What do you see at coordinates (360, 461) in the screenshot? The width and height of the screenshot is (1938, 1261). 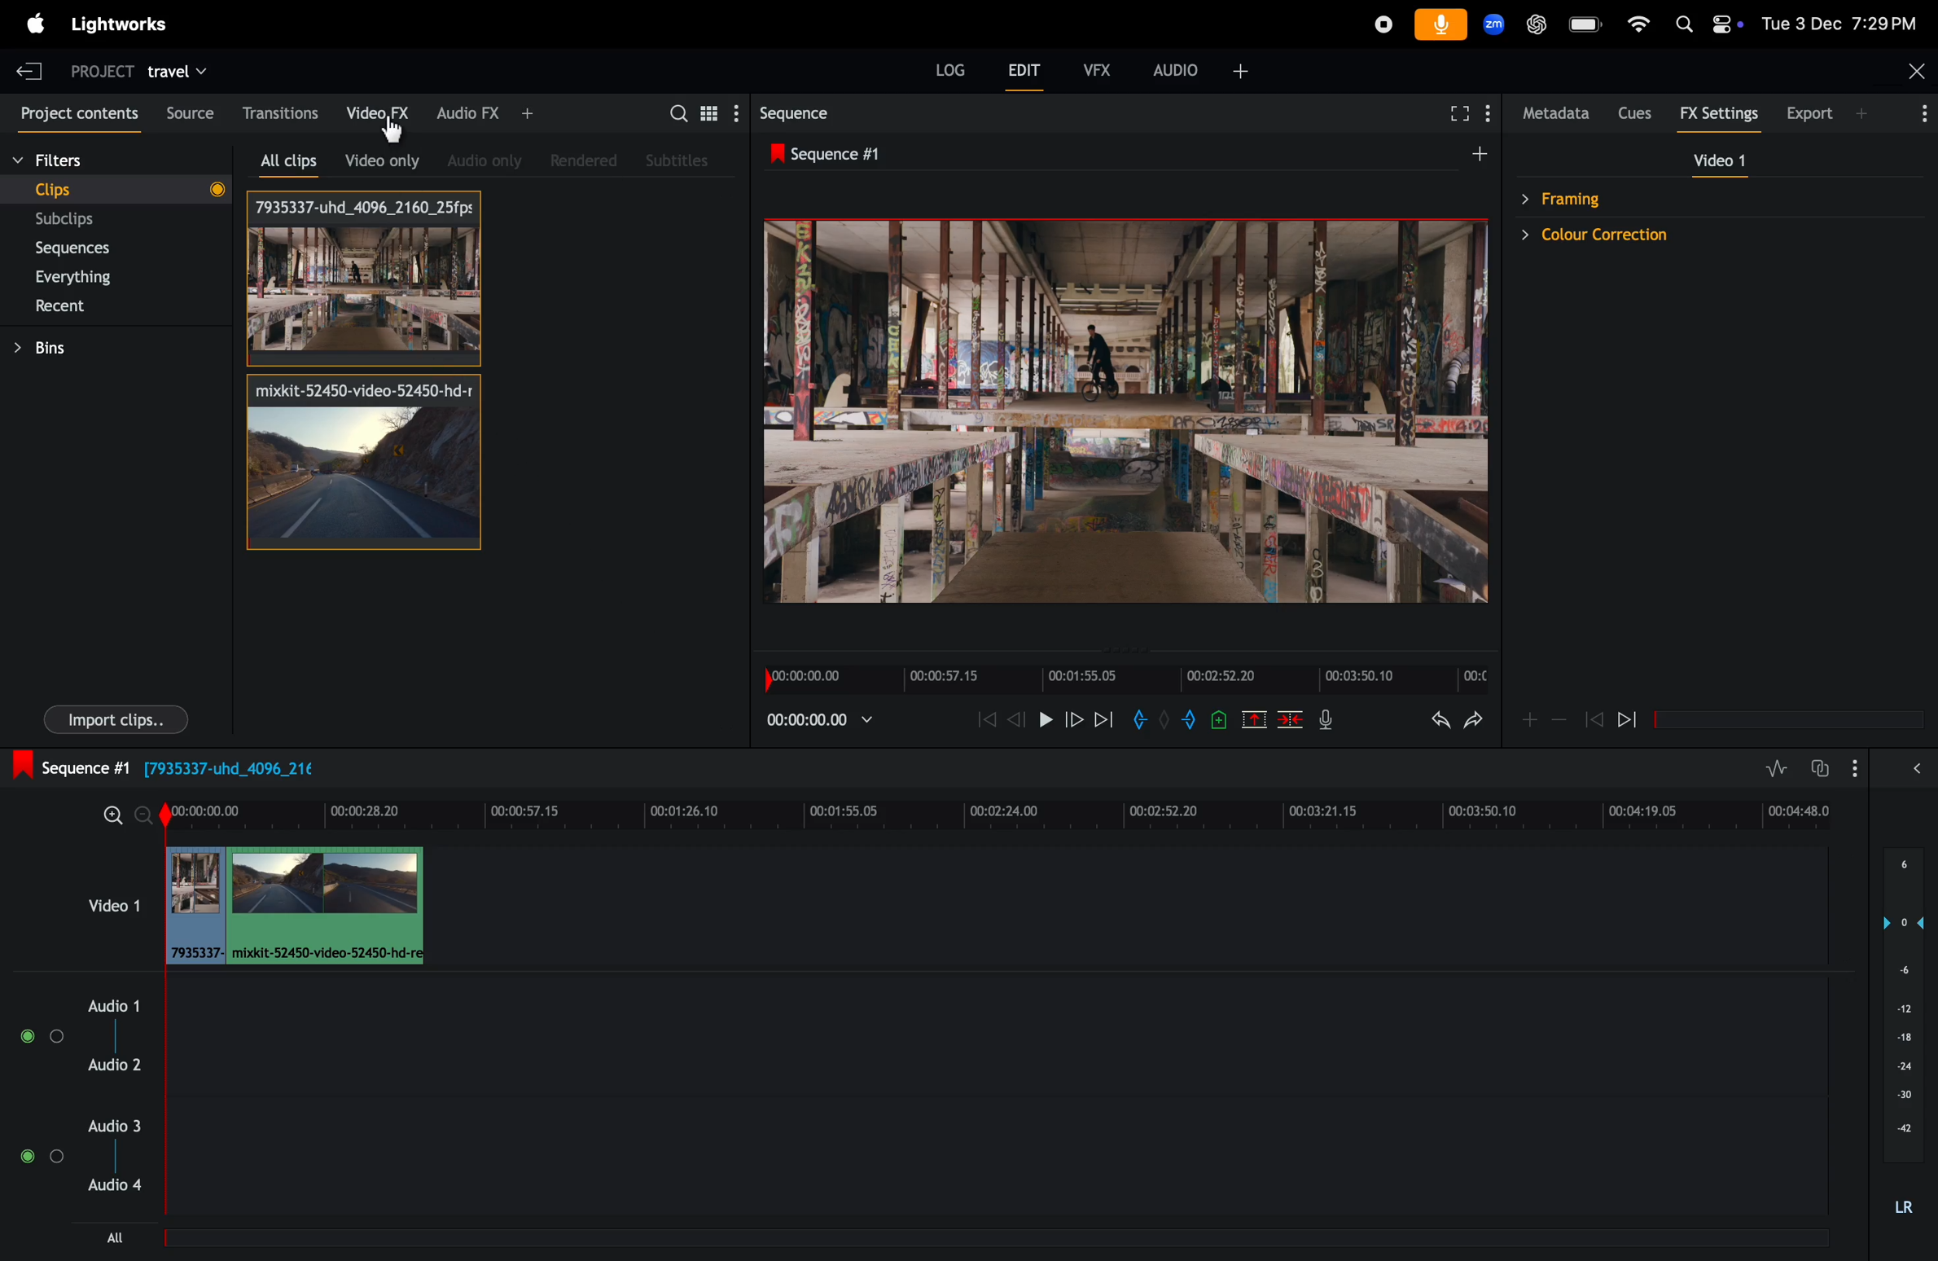 I see `clip` at bounding box center [360, 461].